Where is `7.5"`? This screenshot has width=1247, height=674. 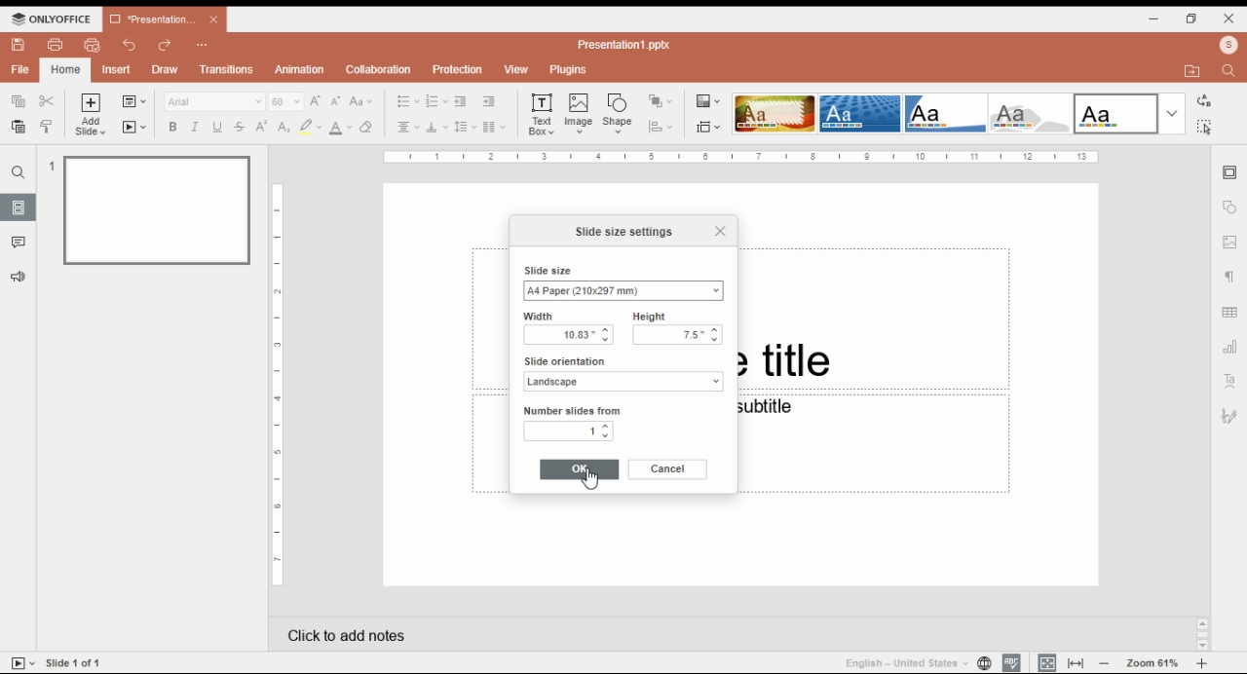 7.5" is located at coordinates (677, 336).